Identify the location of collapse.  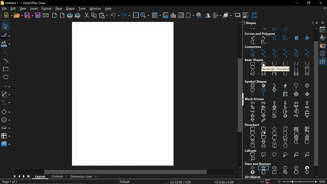
(243, 100).